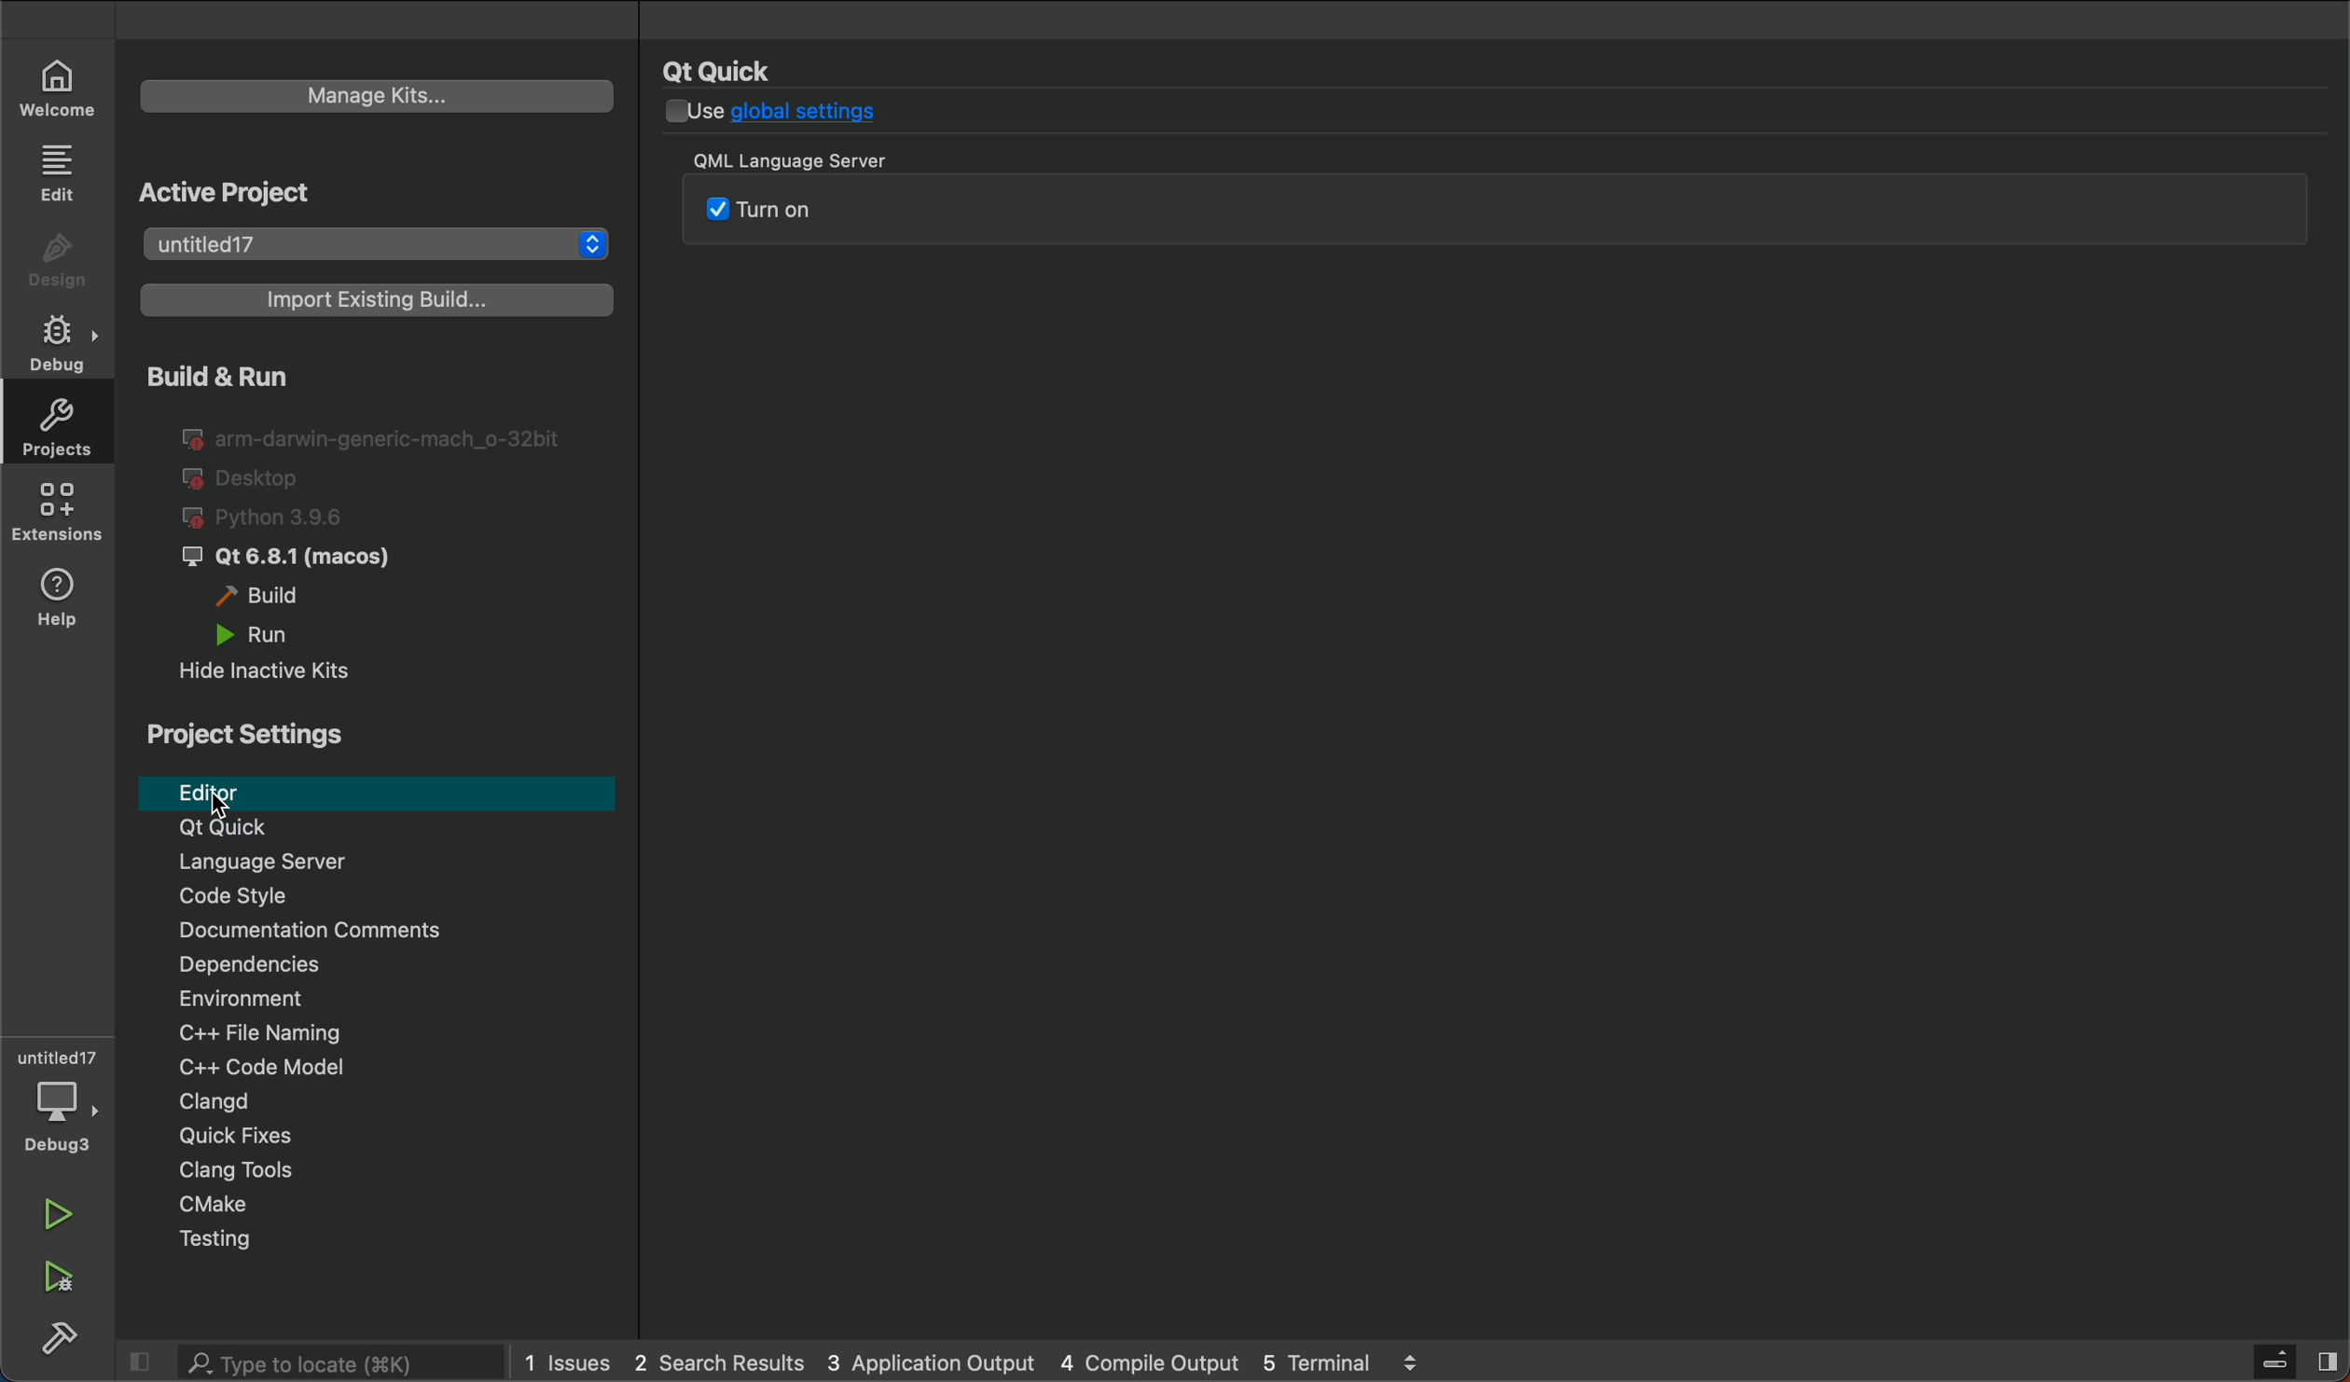 The image size is (2350, 1382). What do you see at coordinates (388, 300) in the screenshot?
I see `import build` at bounding box center [388, 300].